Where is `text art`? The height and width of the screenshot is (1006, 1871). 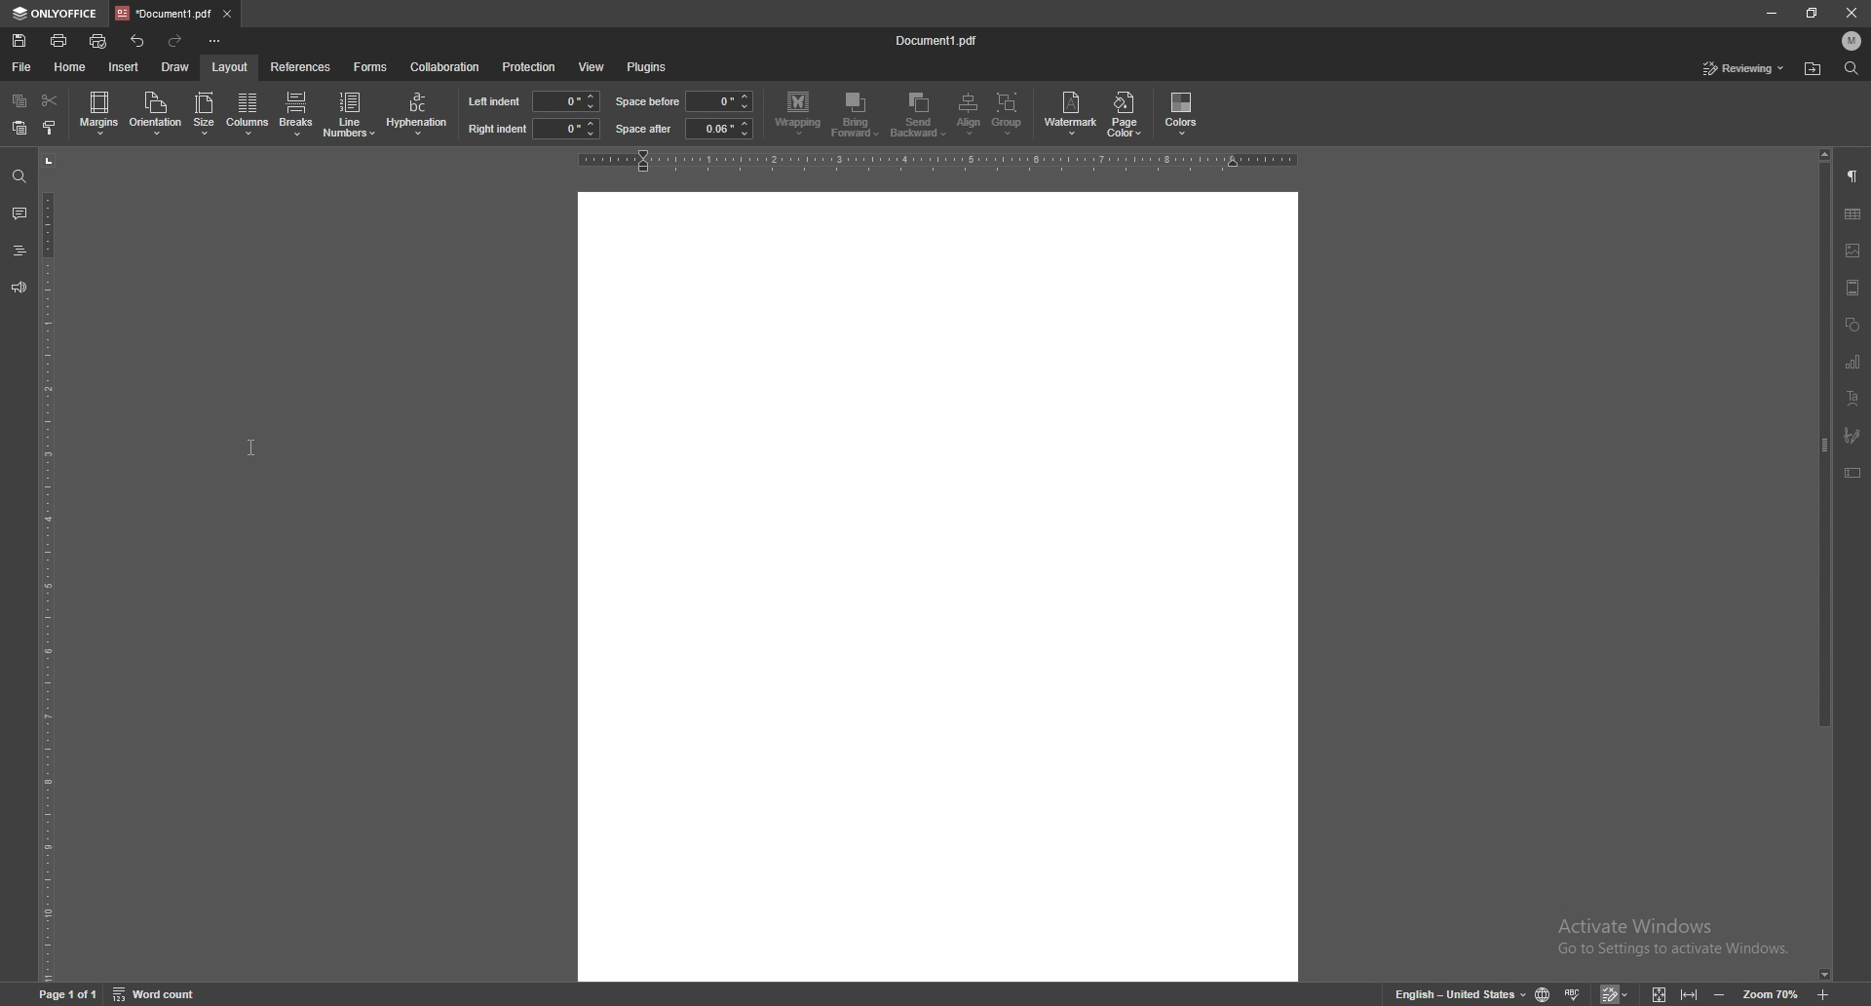 text art is located at coordinates (1854, 398).